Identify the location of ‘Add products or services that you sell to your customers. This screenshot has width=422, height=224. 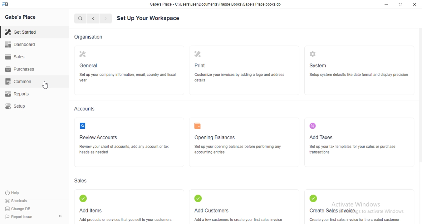
(126, 220).